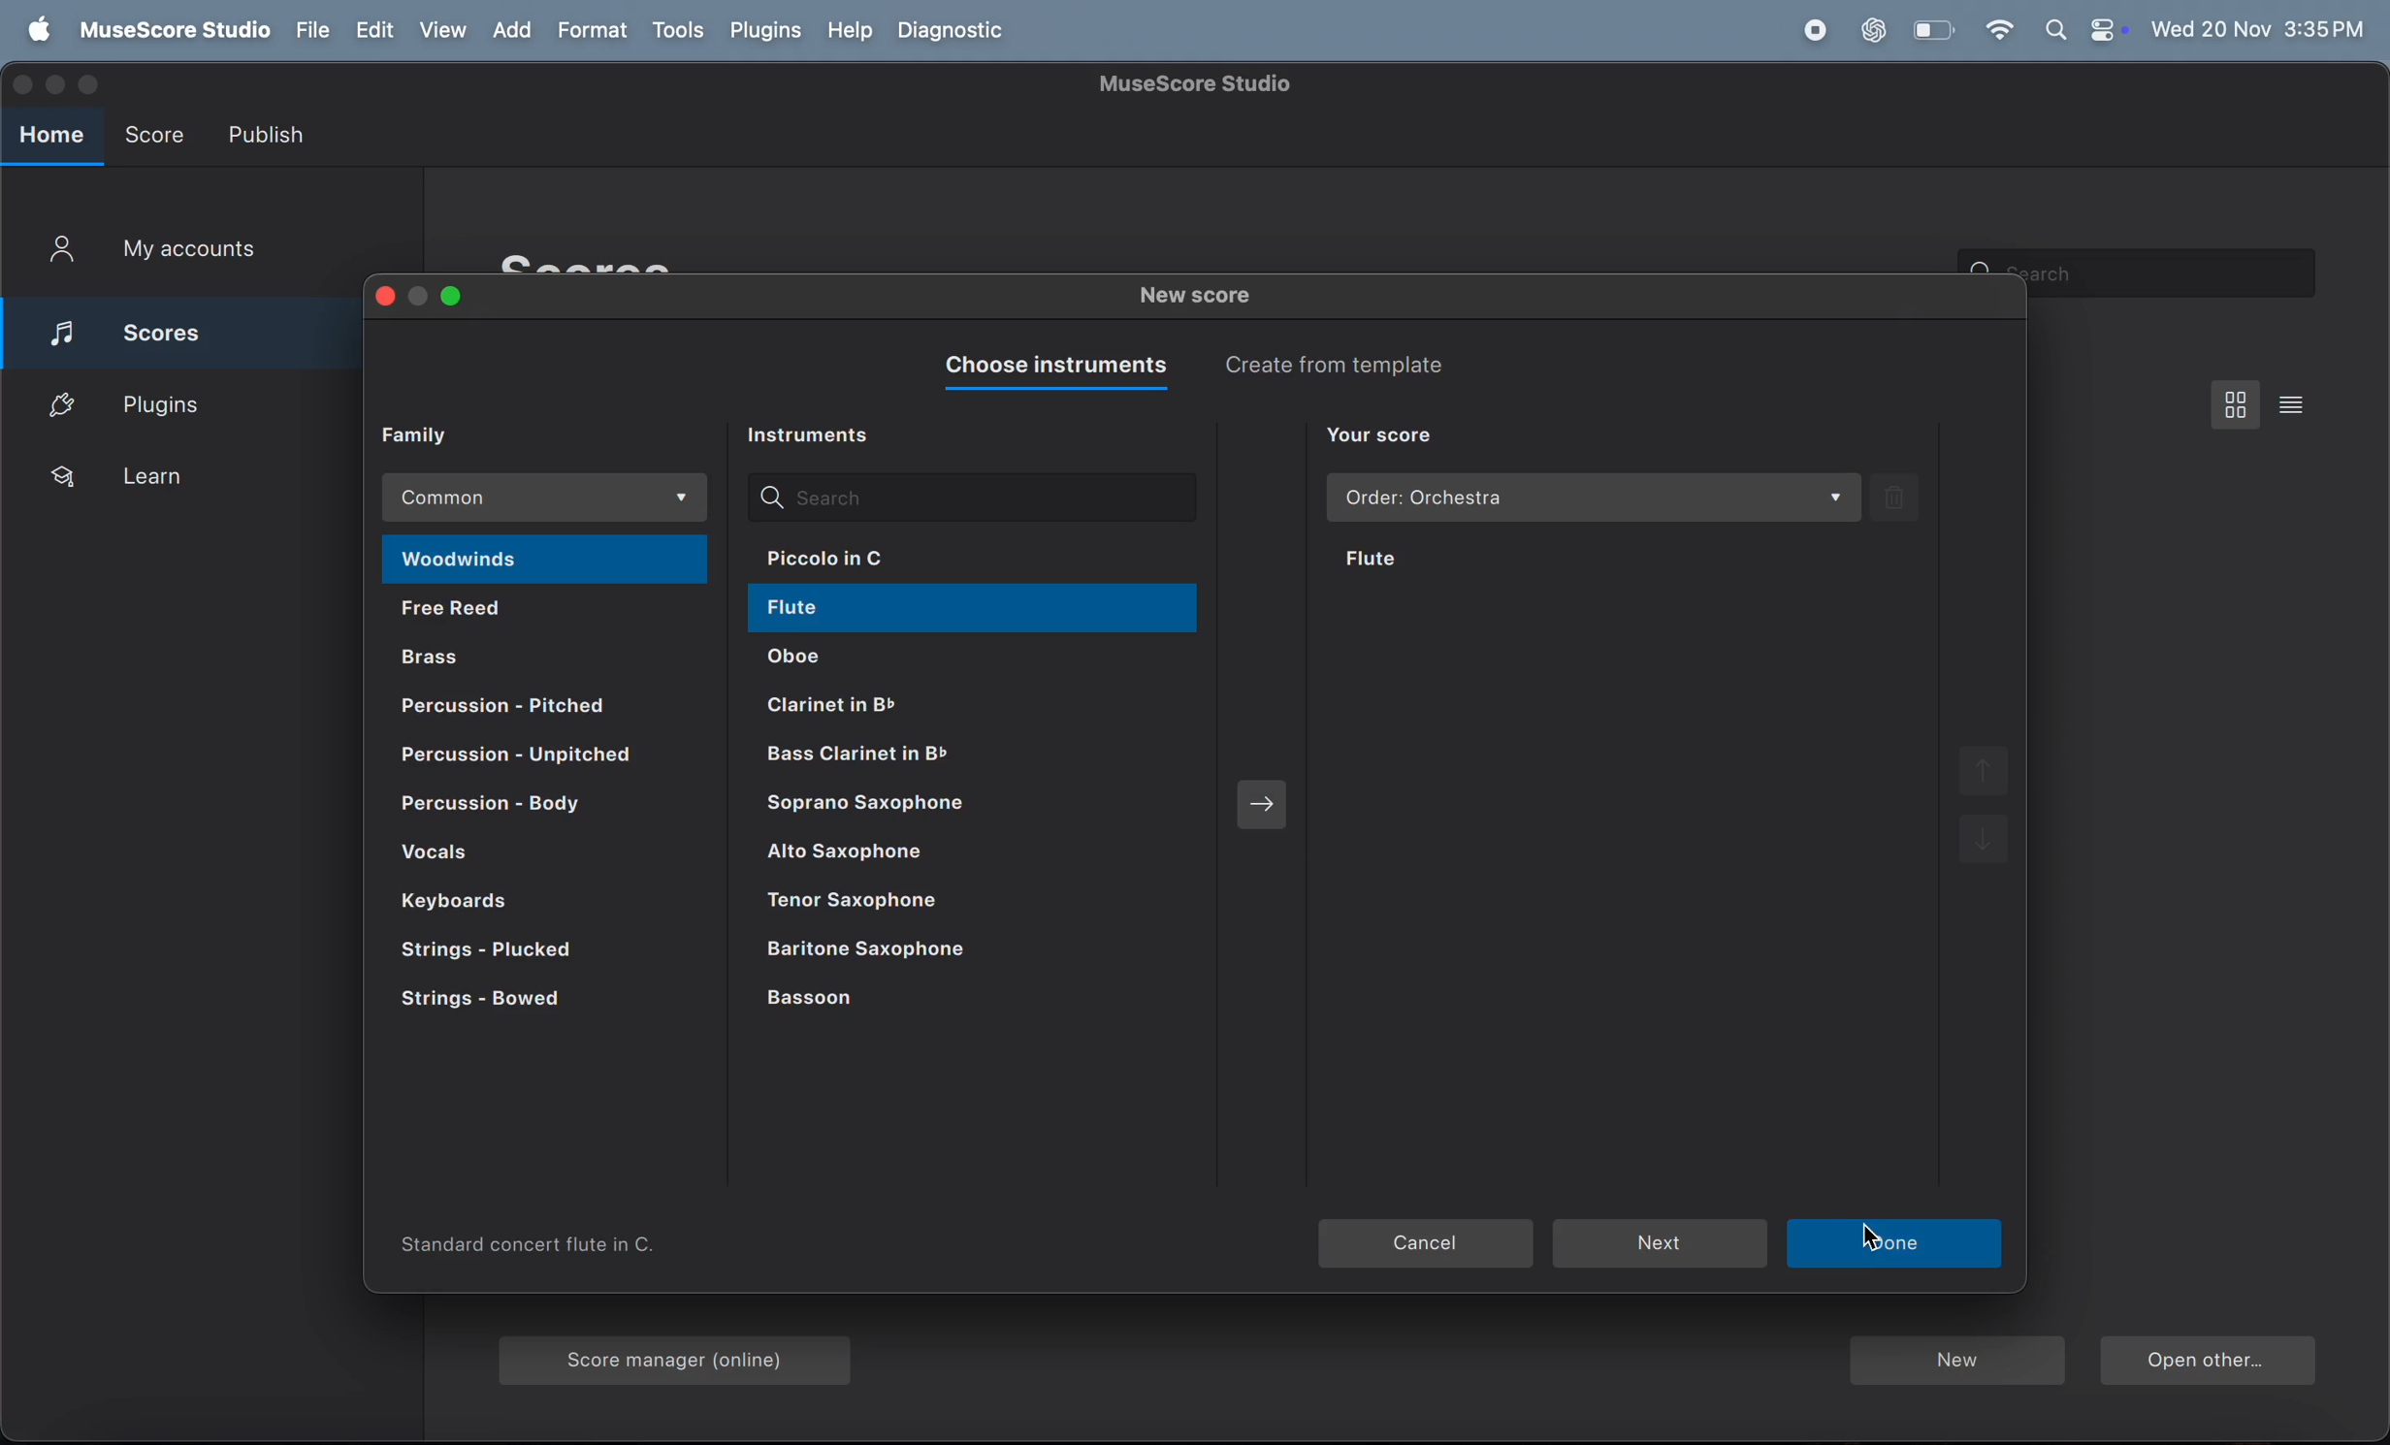 The image size is (2390, 1445). What do you see at coordinates (931, 612) in the screenshot?
I see `flute` at bounding box center [931, 612].